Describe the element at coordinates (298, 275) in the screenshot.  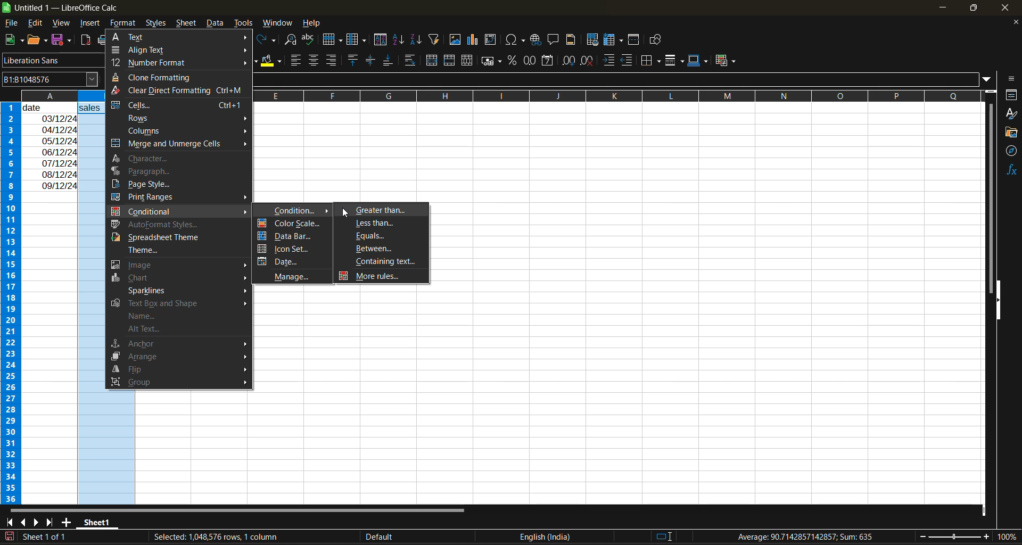
I see `manage` at that location.